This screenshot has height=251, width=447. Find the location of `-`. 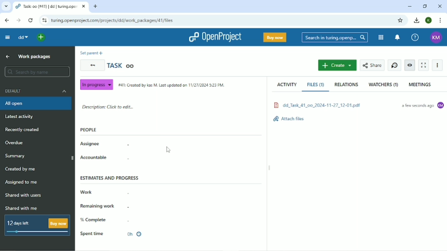

- is located at coordinates (129, 220).